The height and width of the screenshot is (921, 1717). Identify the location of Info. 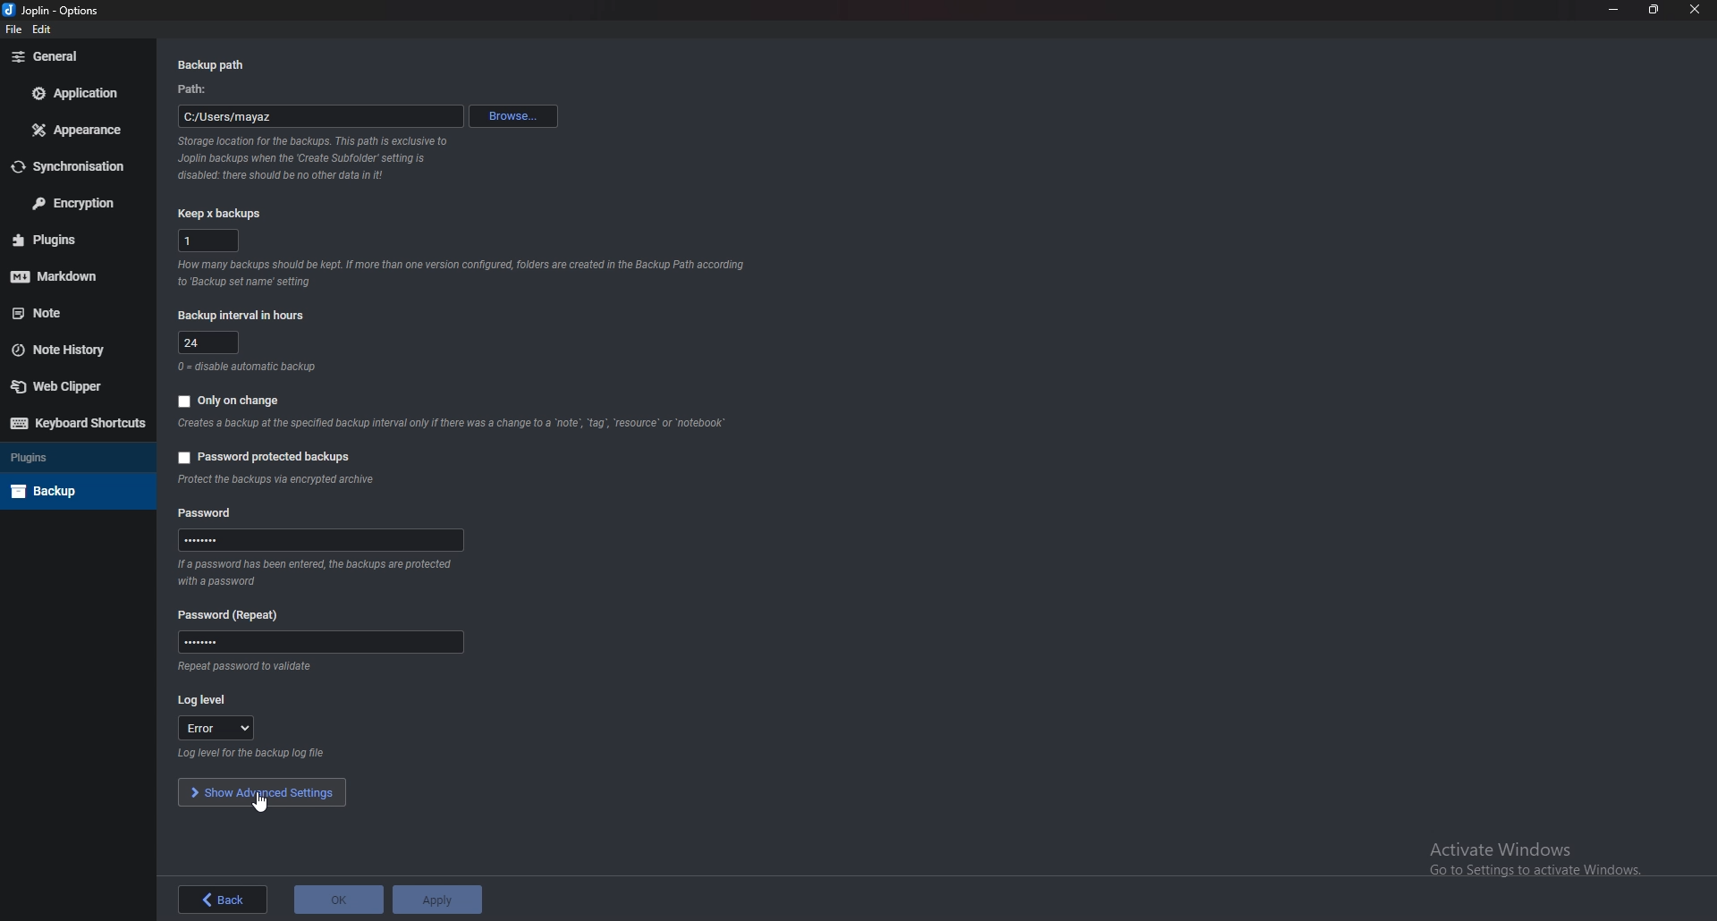
(456, 424).